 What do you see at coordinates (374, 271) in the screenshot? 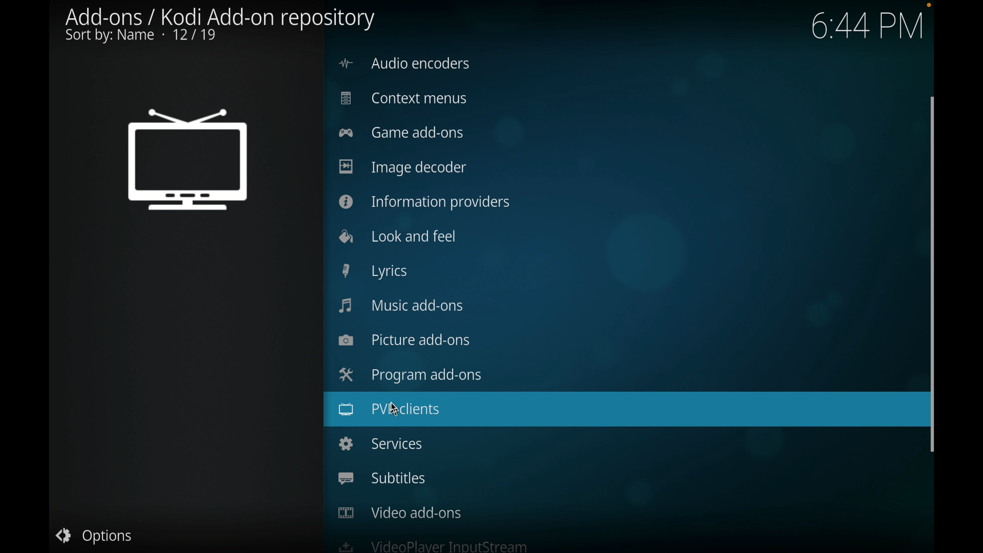
I see `lyrics` at bounding box center [374, 271].